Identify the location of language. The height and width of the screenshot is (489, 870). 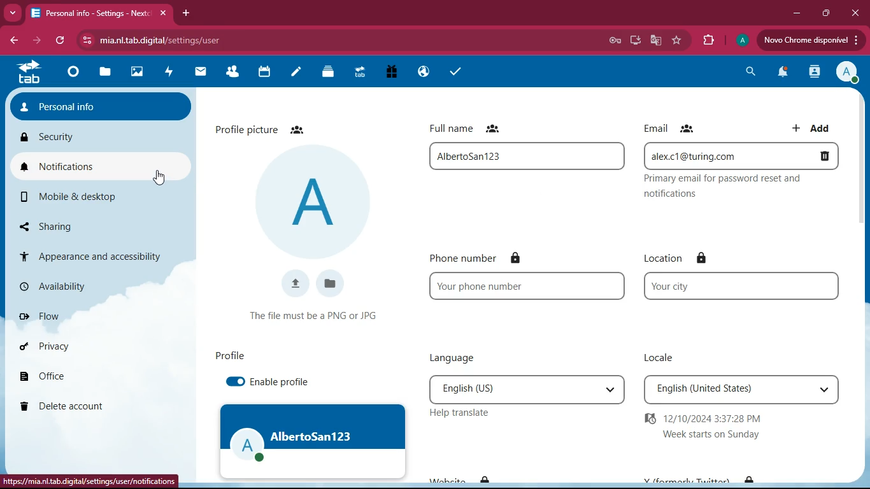
(527, 390).